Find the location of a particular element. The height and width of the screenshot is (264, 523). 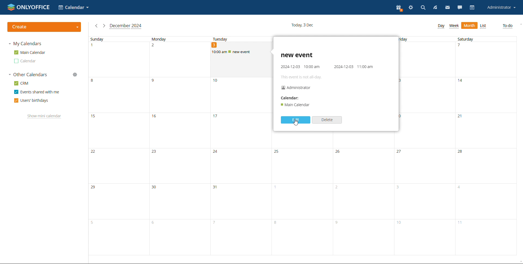

delete is located at coordinates (327, 120).